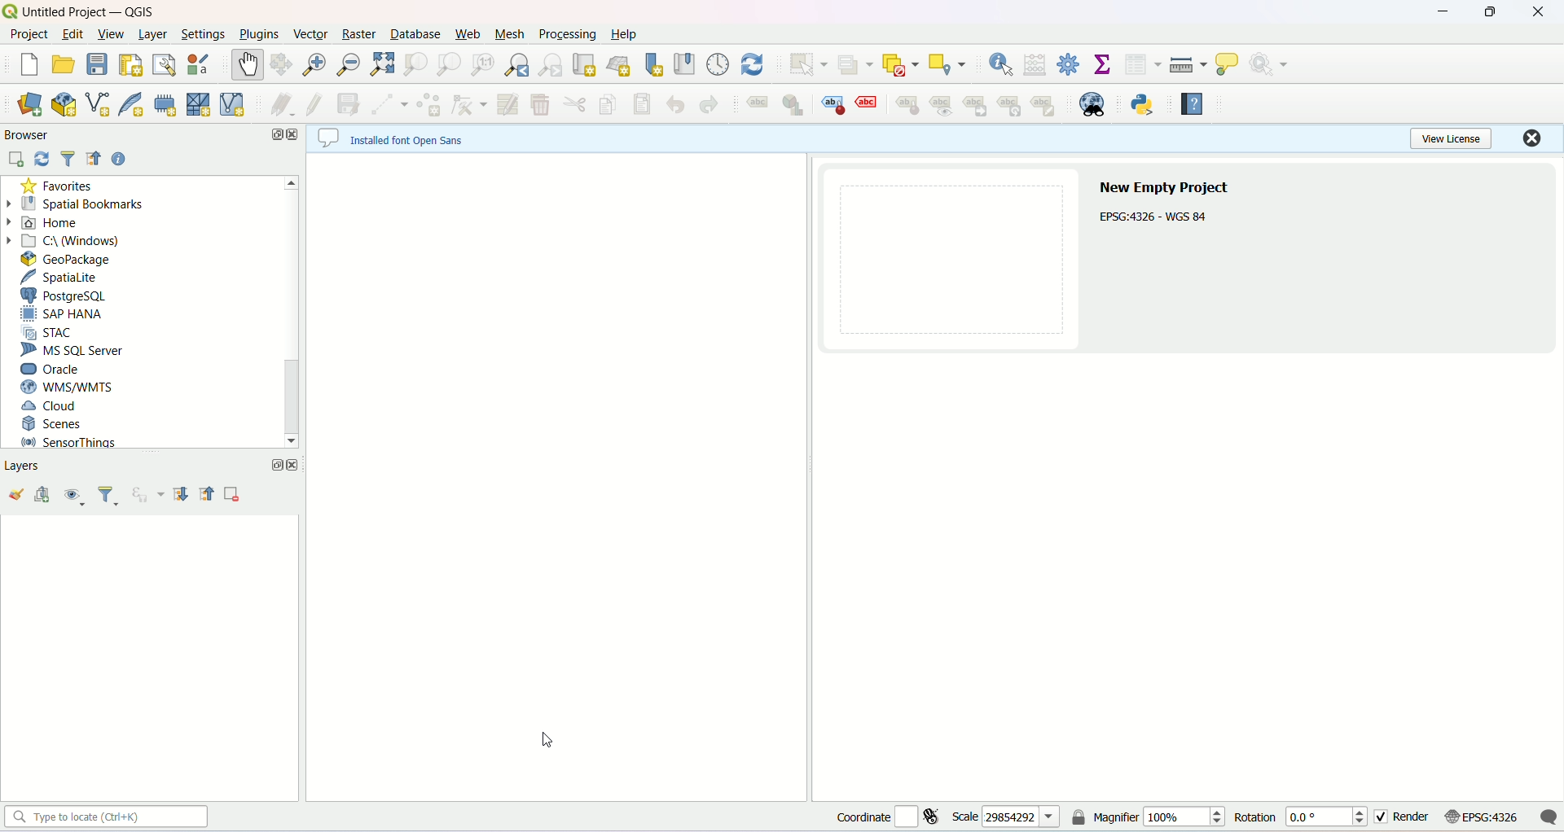 Image resolution: width=1564 pixels, height=832 pixels. Describe the element at coordinates (111, 34) in the screenshot. I see `view` at that location.